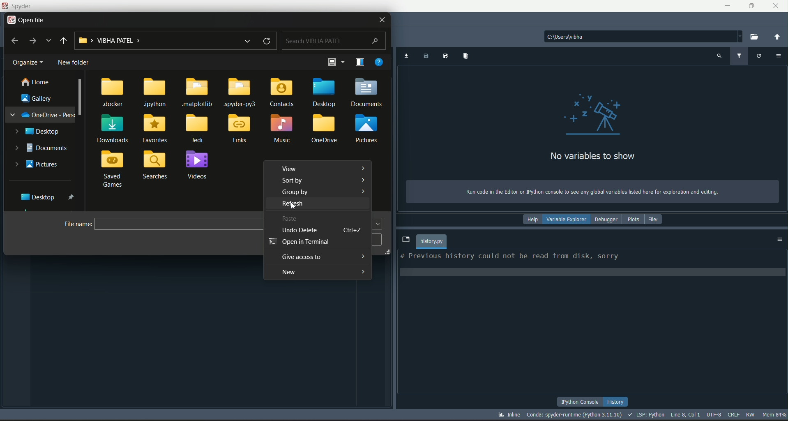 The width and height of the screenshot is (788, 421). Describe the element at coordinates (775, 6) in the screenshot. I see `close` at that location.